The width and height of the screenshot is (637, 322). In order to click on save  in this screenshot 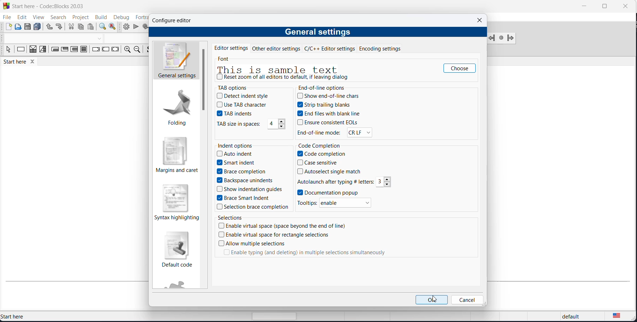, I will do `click(28, 27)`.